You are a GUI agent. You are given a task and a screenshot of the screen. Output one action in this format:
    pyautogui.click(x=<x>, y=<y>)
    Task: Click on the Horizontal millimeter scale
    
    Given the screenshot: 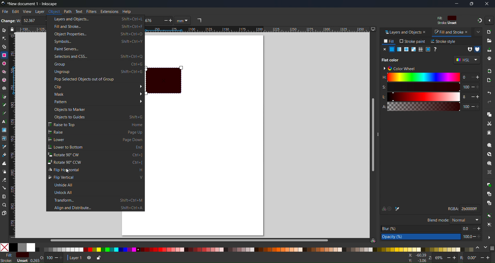 What is the action you would take?
    pyautogui.click(x=258, y=30)
    